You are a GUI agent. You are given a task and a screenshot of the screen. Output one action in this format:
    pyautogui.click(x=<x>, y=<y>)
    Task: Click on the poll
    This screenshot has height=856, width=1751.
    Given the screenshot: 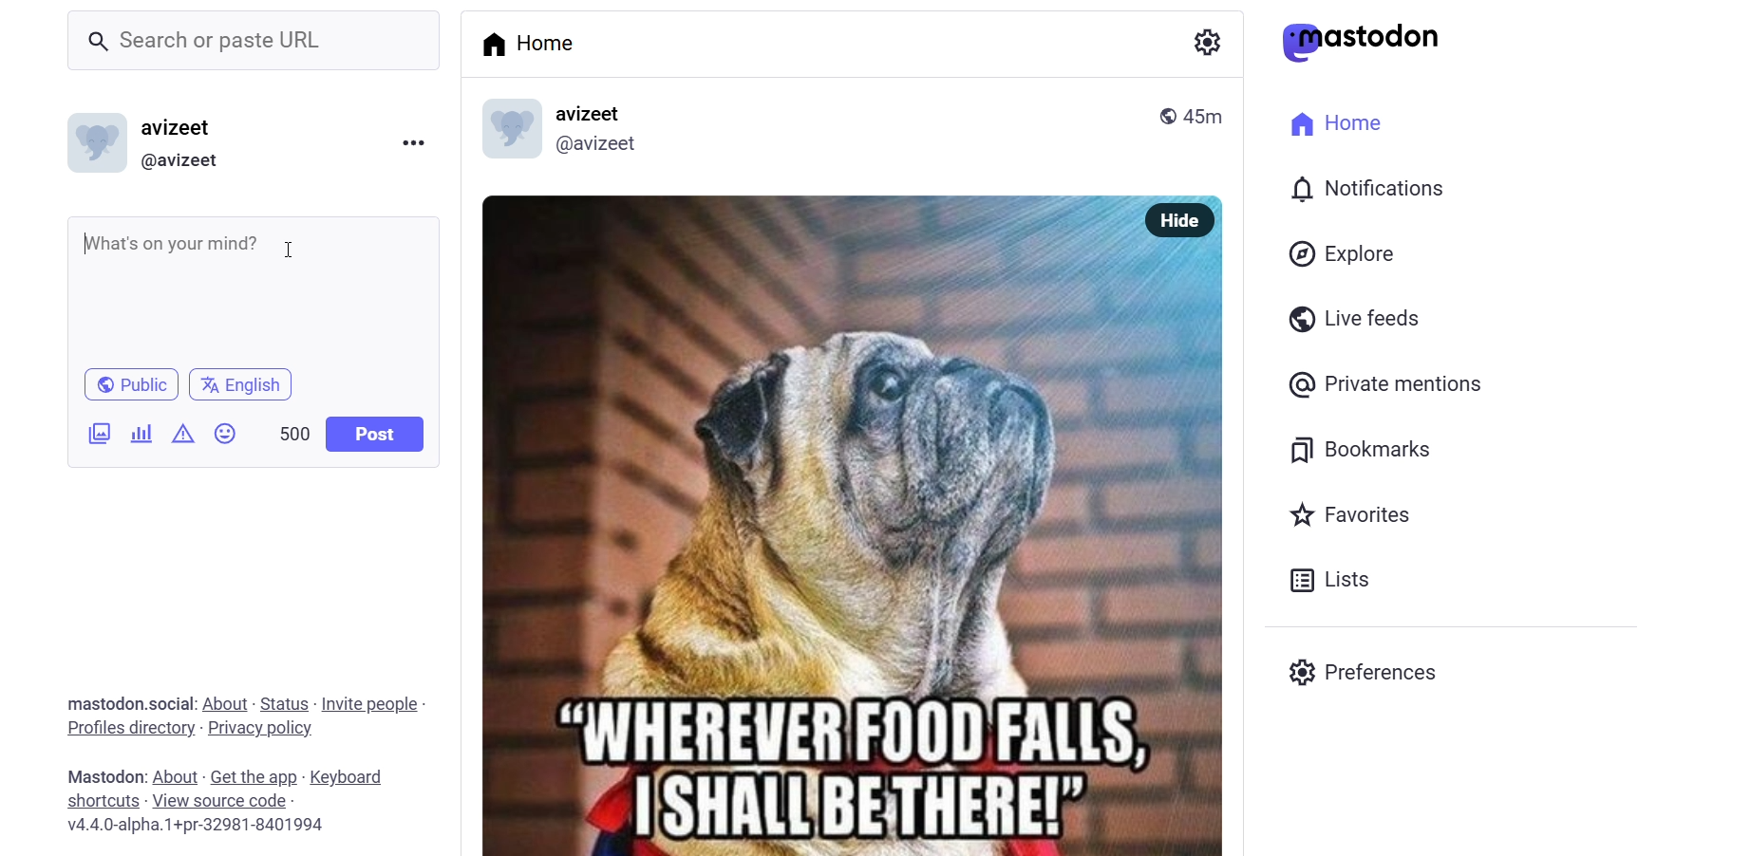 What is the action you would take?
    pyautogui.click(x=140, y=435)
    